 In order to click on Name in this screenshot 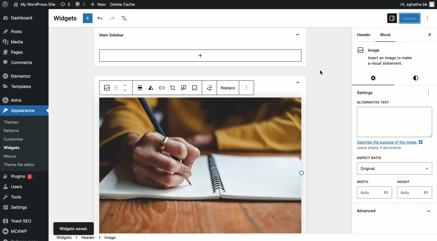, I will do `click(35, 4)`.